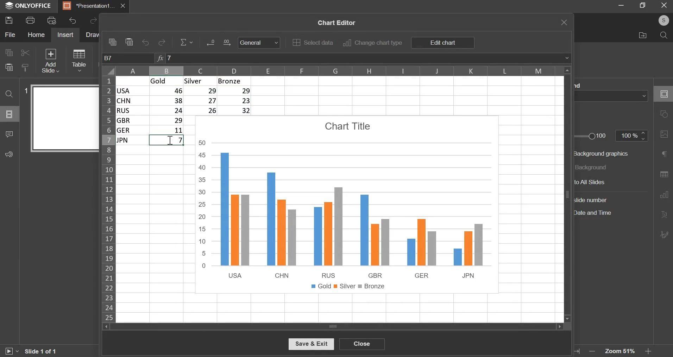 Image resolution: width=673 pixels, height=357 pixels. What do you see at coordinates (632, 136) in the screenshot?
I see `opacity` at bounding box center [632, 136].